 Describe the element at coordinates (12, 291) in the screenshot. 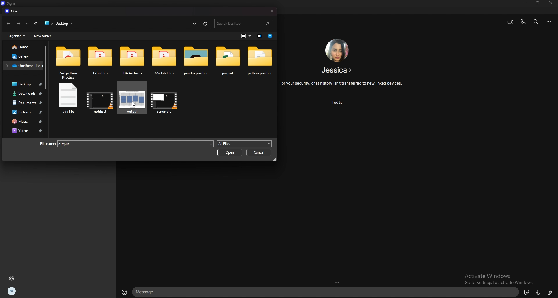

I see `profile` at that location.